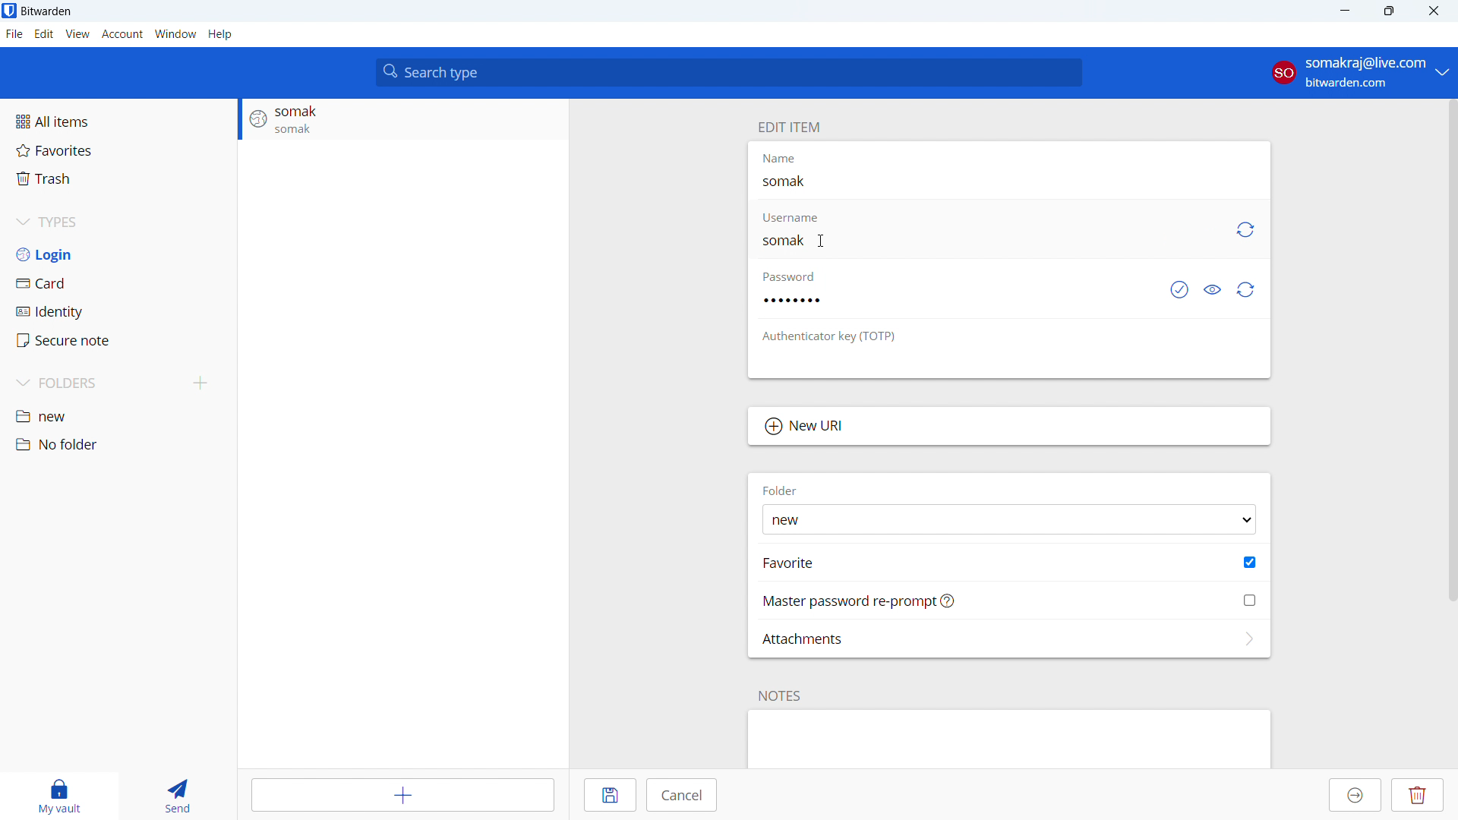 Image resolution: width=1458 pixels, height=820 pixels. Describe the element at coordinates (1358, 71) in the screenshot. I see `account` at that location.